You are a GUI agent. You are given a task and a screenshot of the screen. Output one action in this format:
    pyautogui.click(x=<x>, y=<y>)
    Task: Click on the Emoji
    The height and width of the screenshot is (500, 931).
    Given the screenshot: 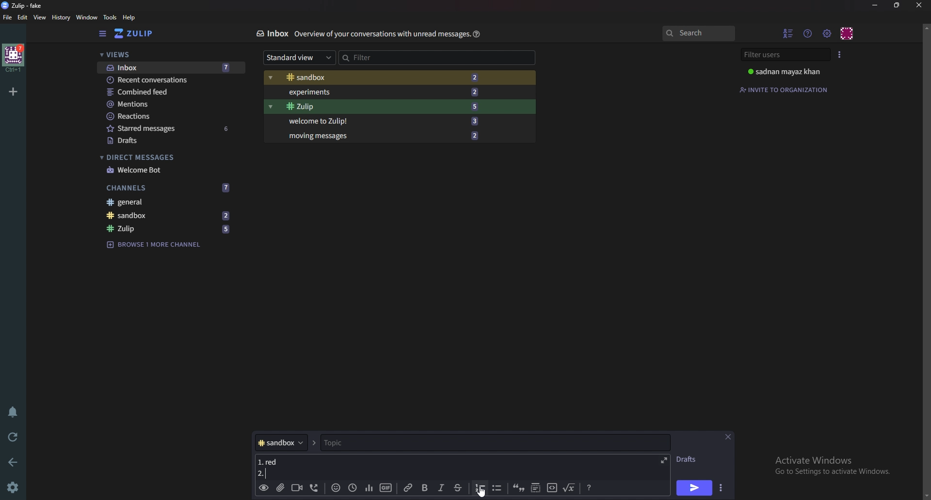 What is the action you would take?
    pyautogui.click(x=334, y=488)
    